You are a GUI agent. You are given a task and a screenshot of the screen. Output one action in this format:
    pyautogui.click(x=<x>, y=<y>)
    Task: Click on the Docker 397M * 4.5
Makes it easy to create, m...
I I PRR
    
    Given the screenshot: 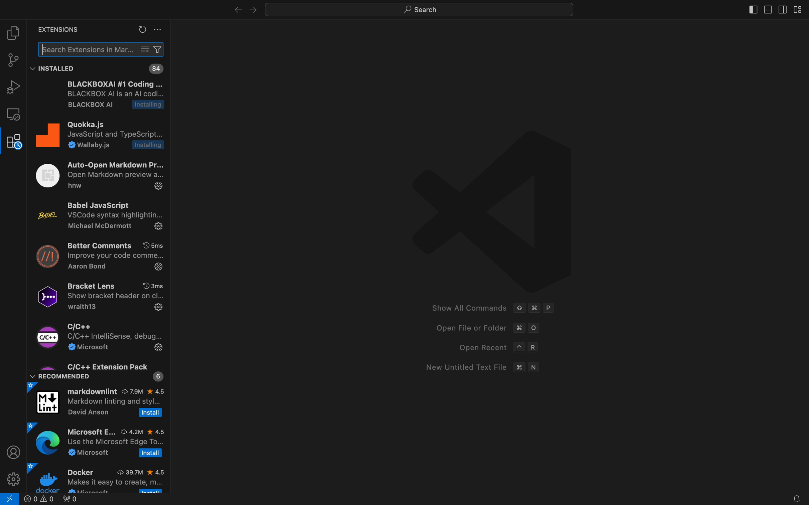 What is the action you would take?
    pyautogui.click(x=97, y=479)
    